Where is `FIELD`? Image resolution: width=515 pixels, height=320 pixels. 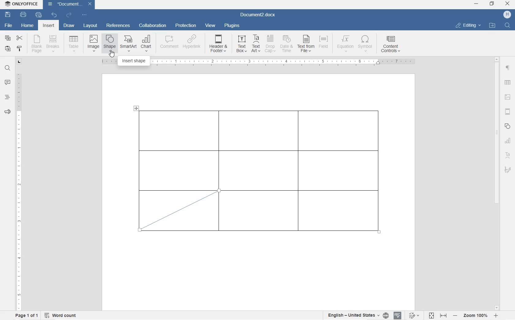
FIELD is located at coordinates (325, 44).